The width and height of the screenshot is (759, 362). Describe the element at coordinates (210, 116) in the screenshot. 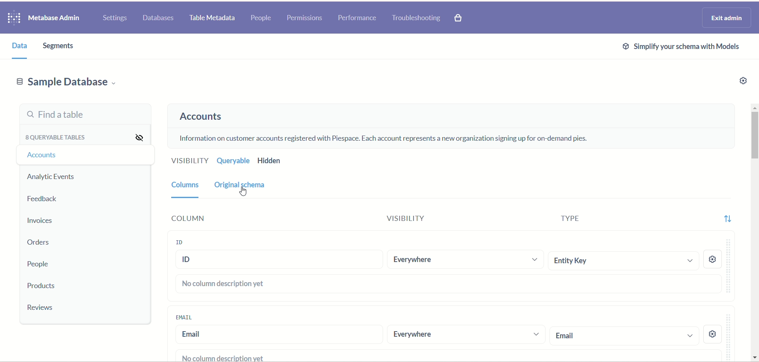

I see `accounts` at that location.